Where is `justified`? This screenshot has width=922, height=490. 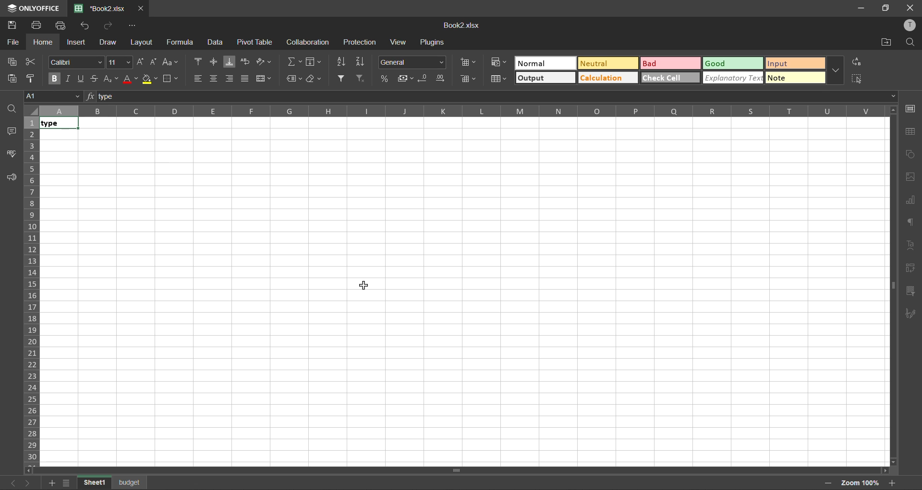
justified is located at coordinates (246, 78).